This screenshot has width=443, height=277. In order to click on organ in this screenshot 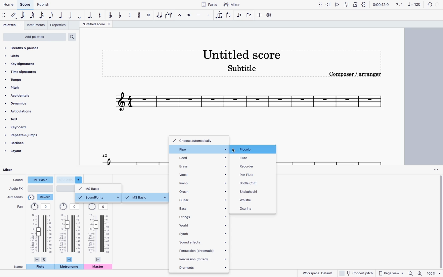, I will do `click(202, 191)`.